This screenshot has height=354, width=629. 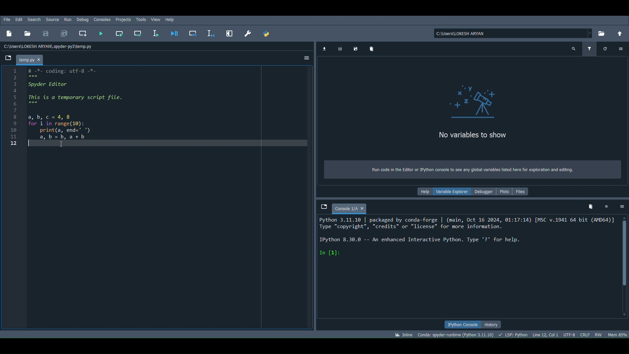 I want to click on Search variable names and types (Ctrl + F), so click(x=574, y=48).